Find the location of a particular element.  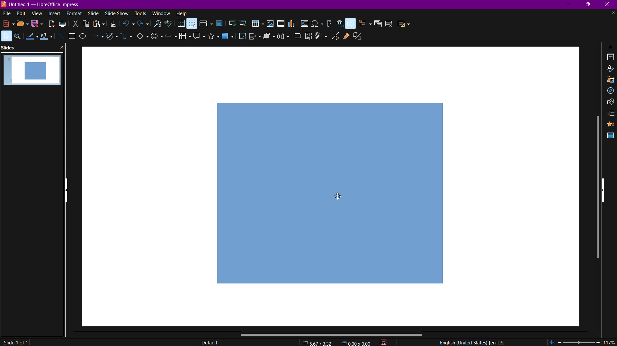

Slide 1 of 1 is located at coordinates (17, 342).